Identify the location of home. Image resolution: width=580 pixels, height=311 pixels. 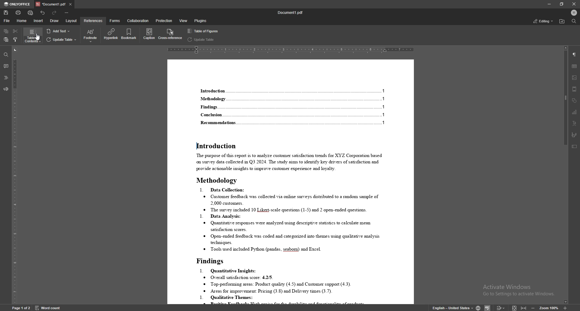
(21, 21).